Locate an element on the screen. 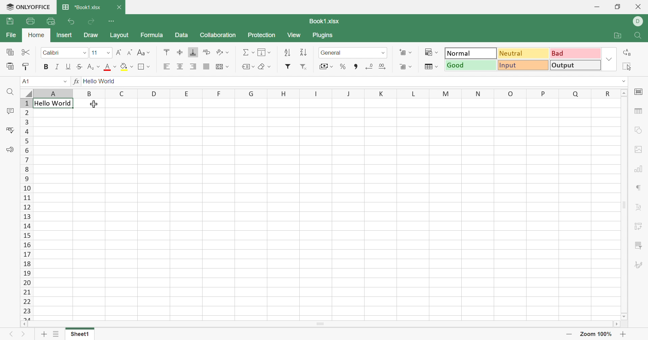 The height and width of the screenshot is (340, 648). Decrease decimal is located at coordinates (369, 68).